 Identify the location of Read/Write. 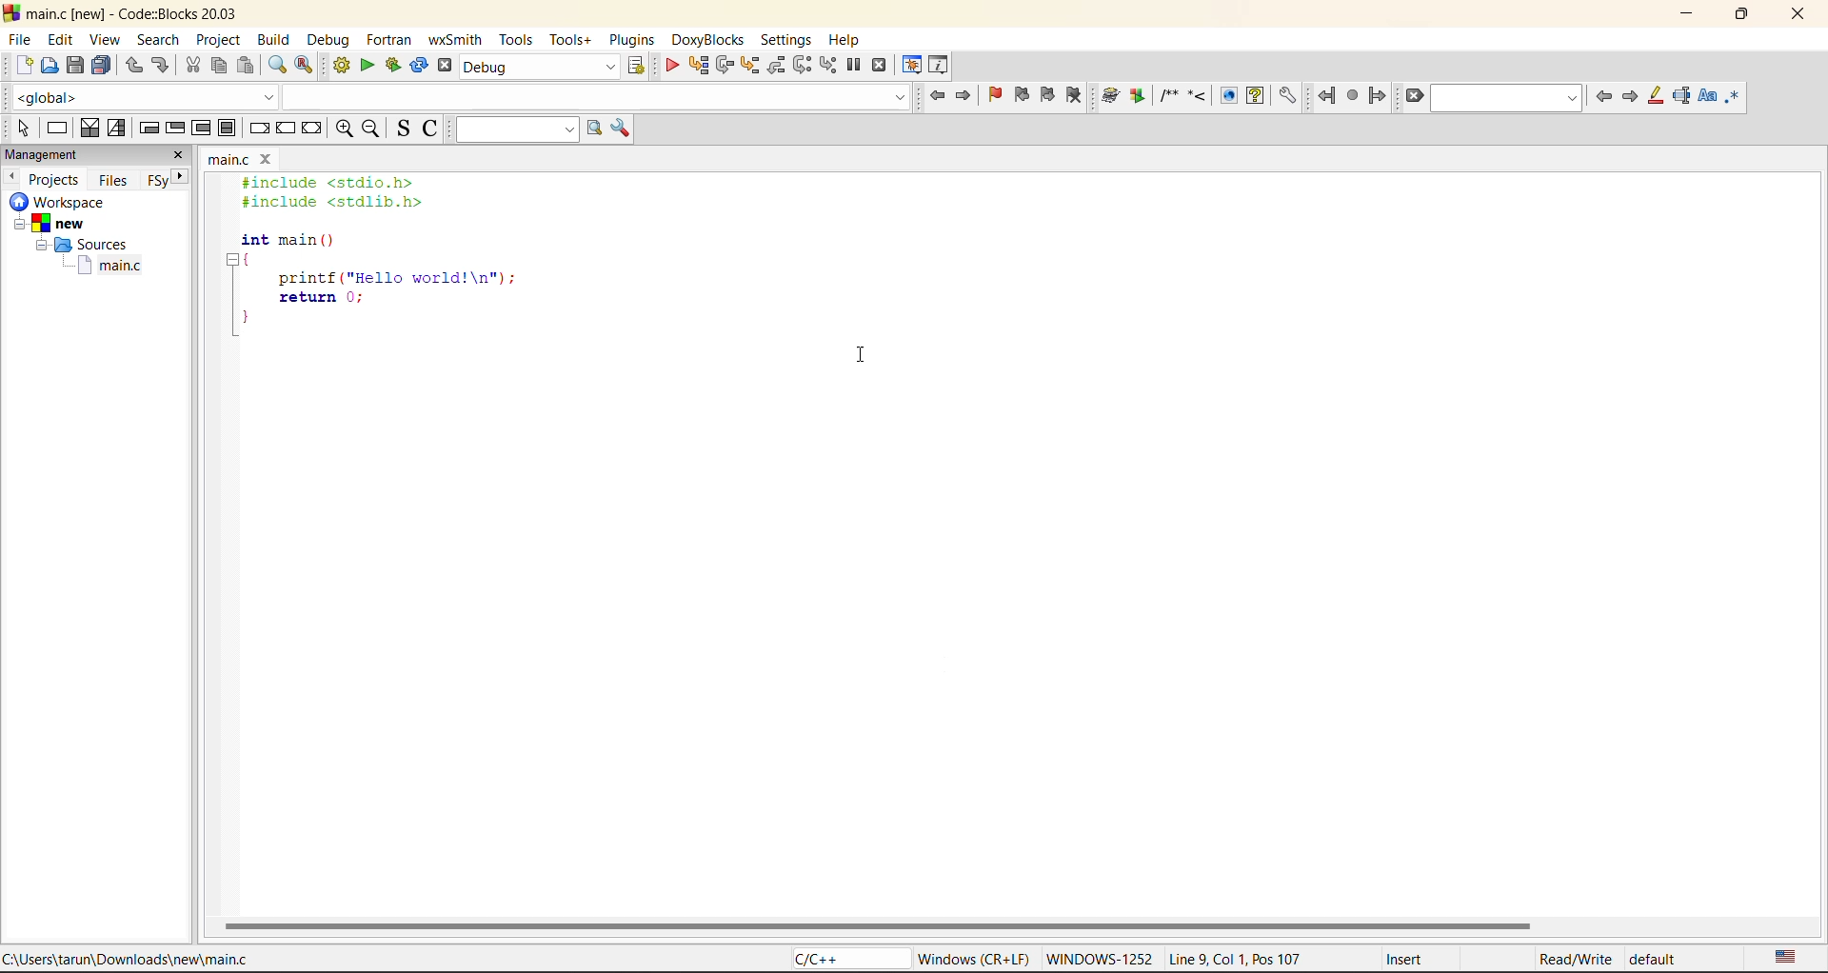
(1574, 960).